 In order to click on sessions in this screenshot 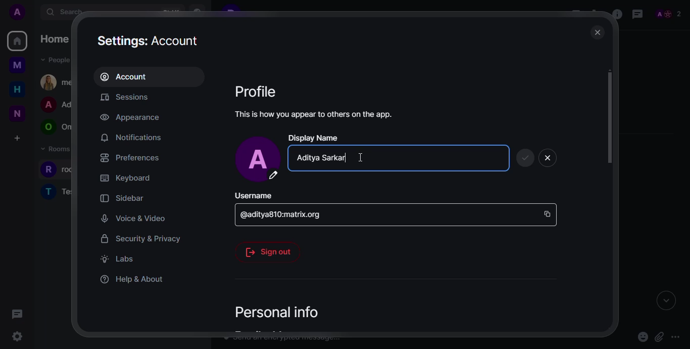, I will do `click(130, 98)`.